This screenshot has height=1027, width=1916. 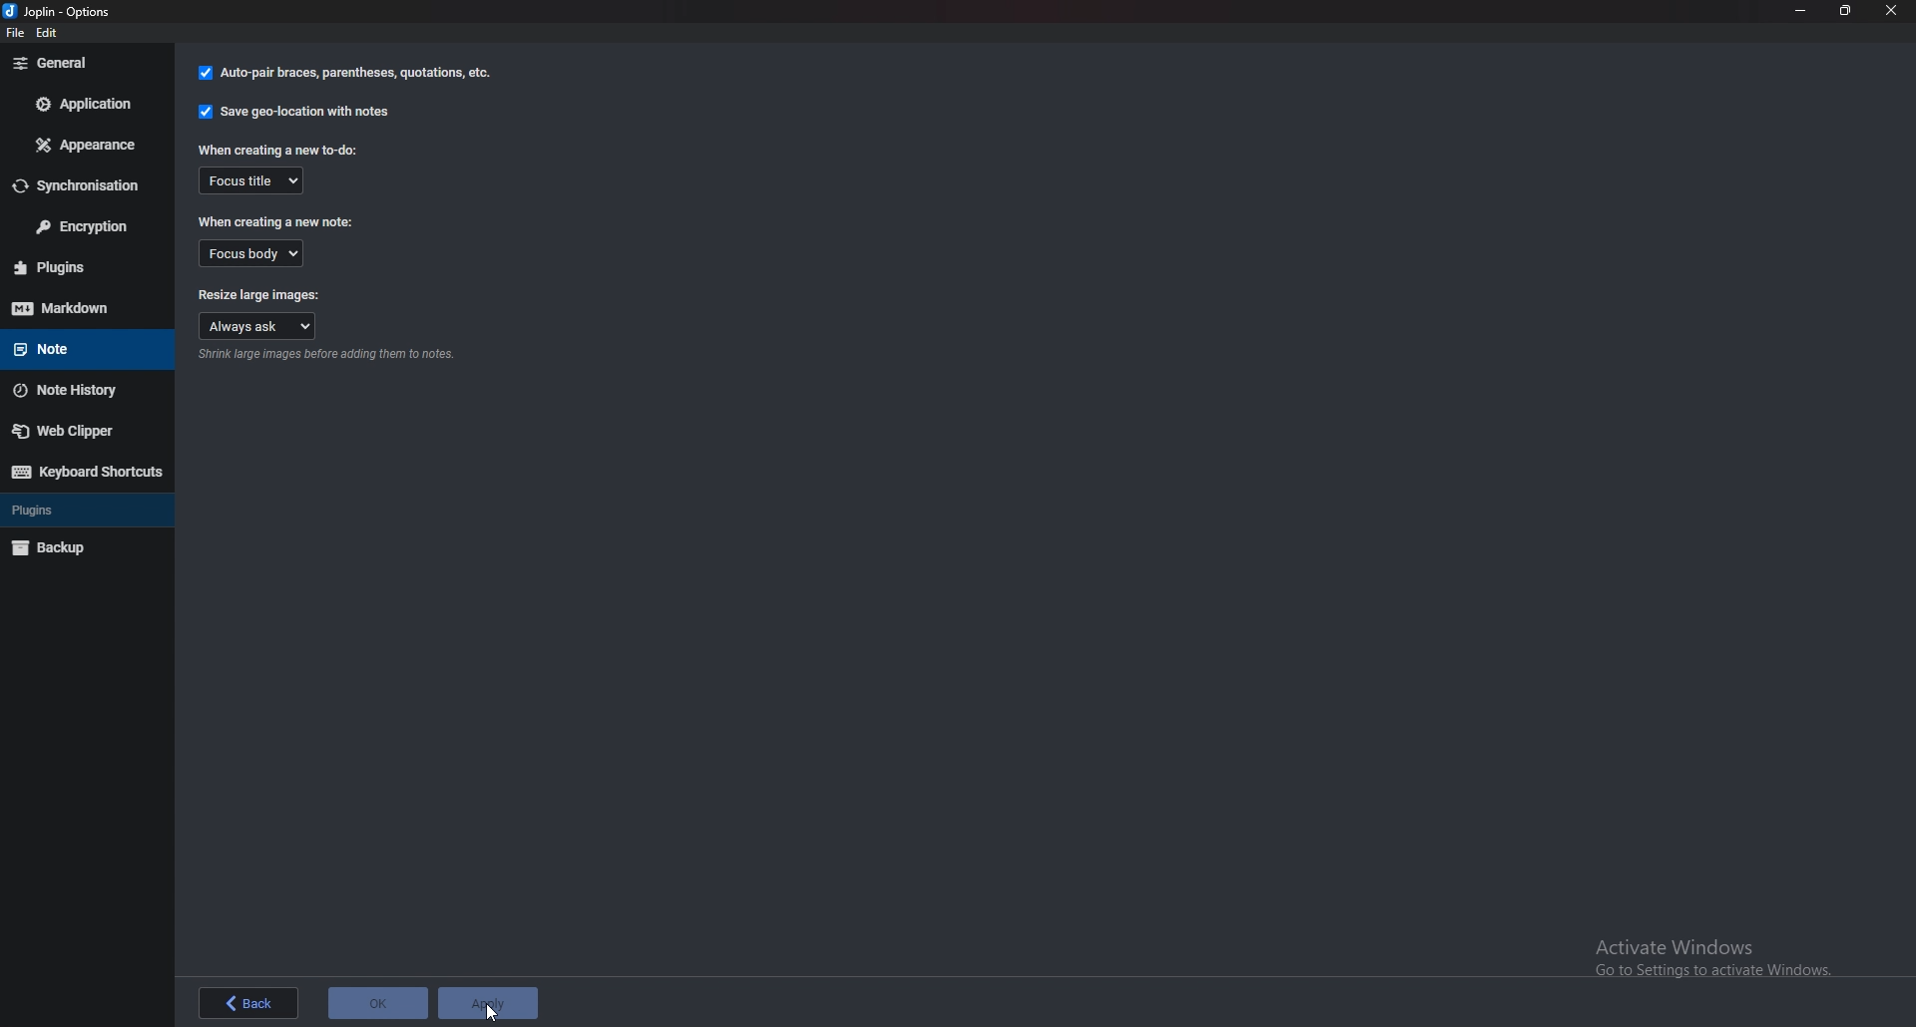 I want to click on Keyboard shortcuts, so click(x=84, y=474).